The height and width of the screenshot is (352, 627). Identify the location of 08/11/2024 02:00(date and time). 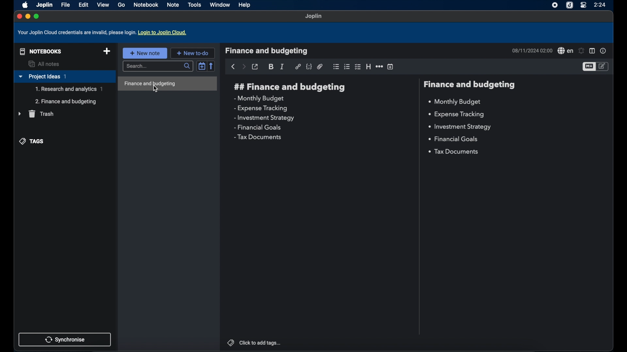
(531, 51).